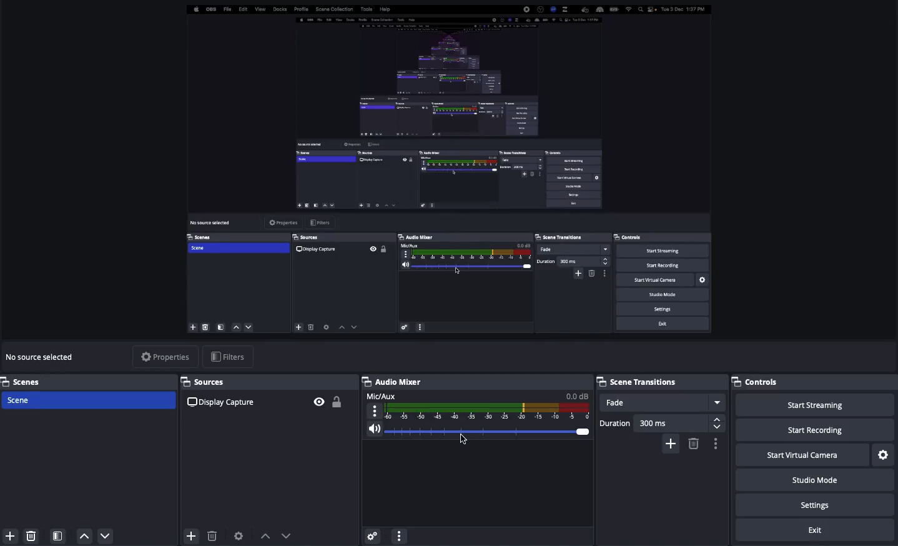  Describe the element at coordinates (318, 400) in the screenshot. I see `Visible` at that location.